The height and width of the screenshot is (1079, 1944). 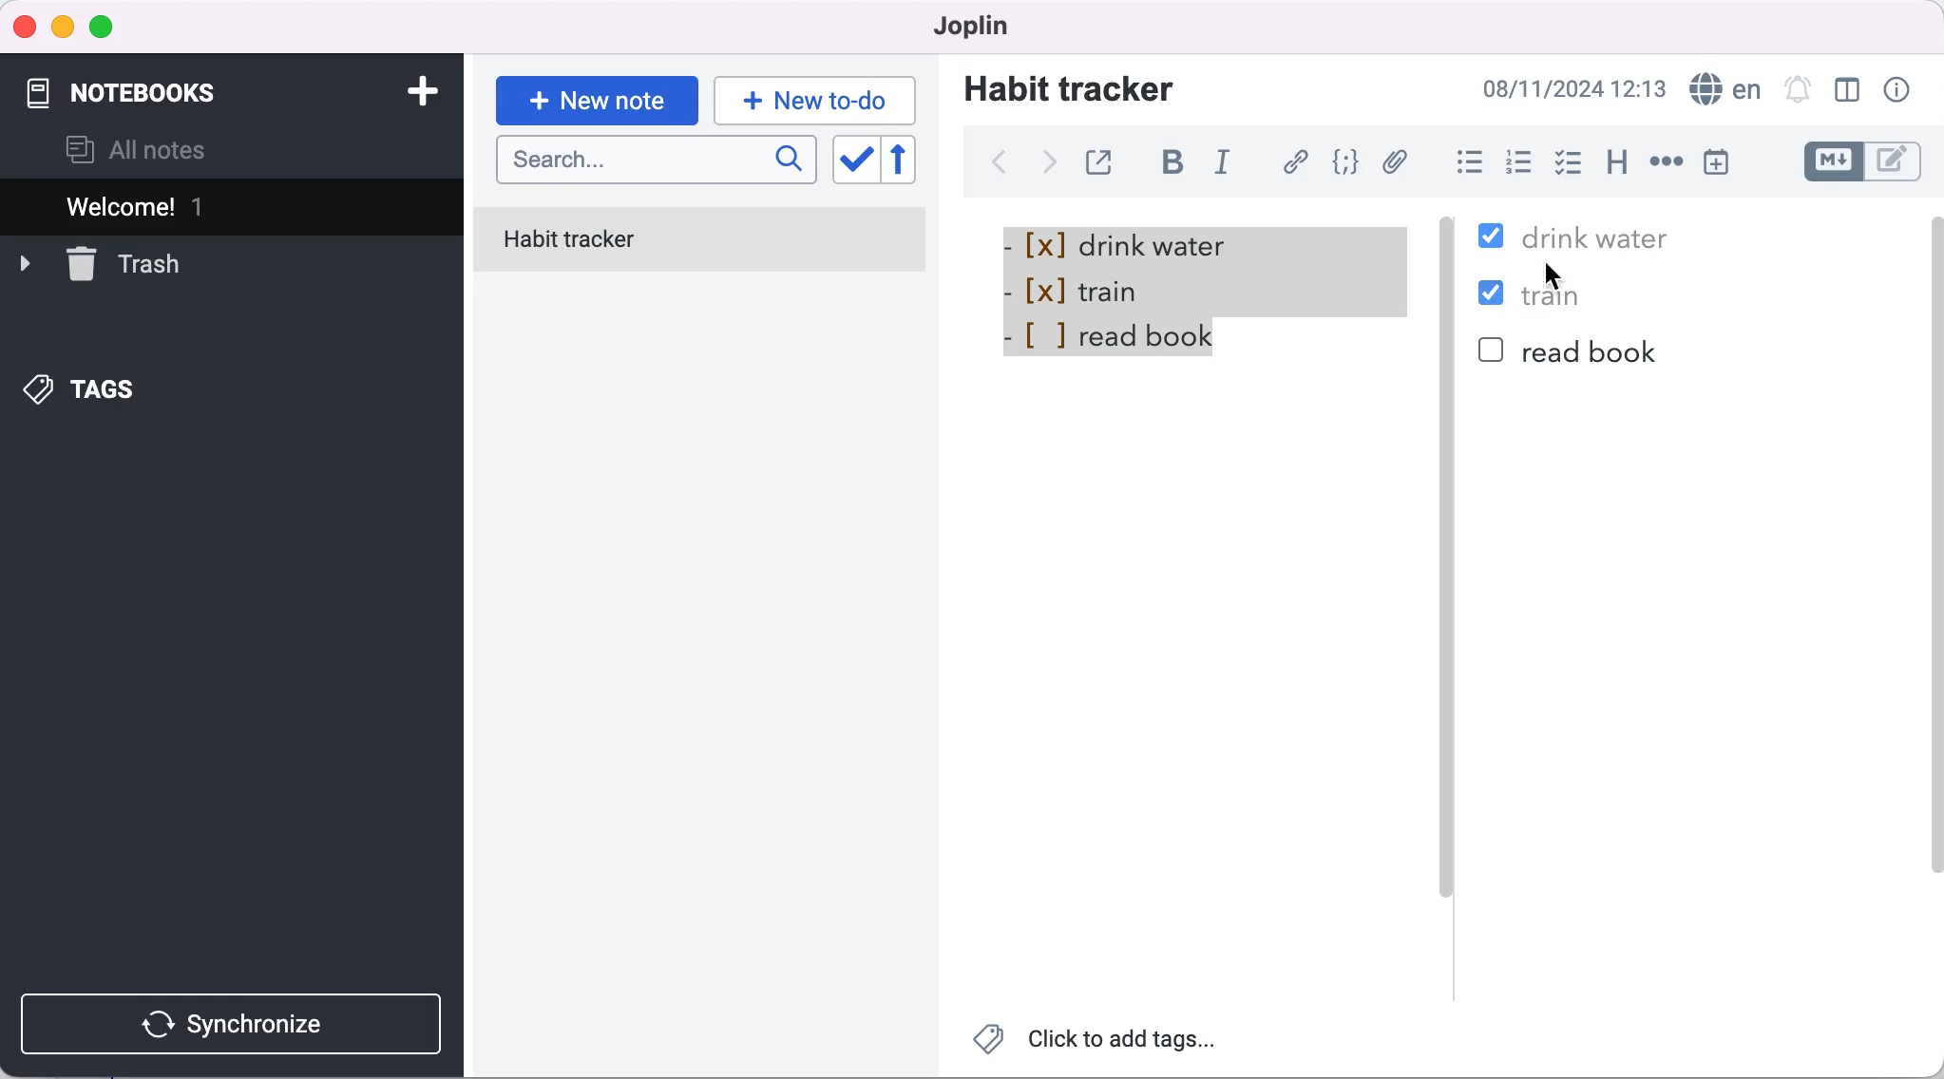 I want to click on typing, so click(x=815, y=100).